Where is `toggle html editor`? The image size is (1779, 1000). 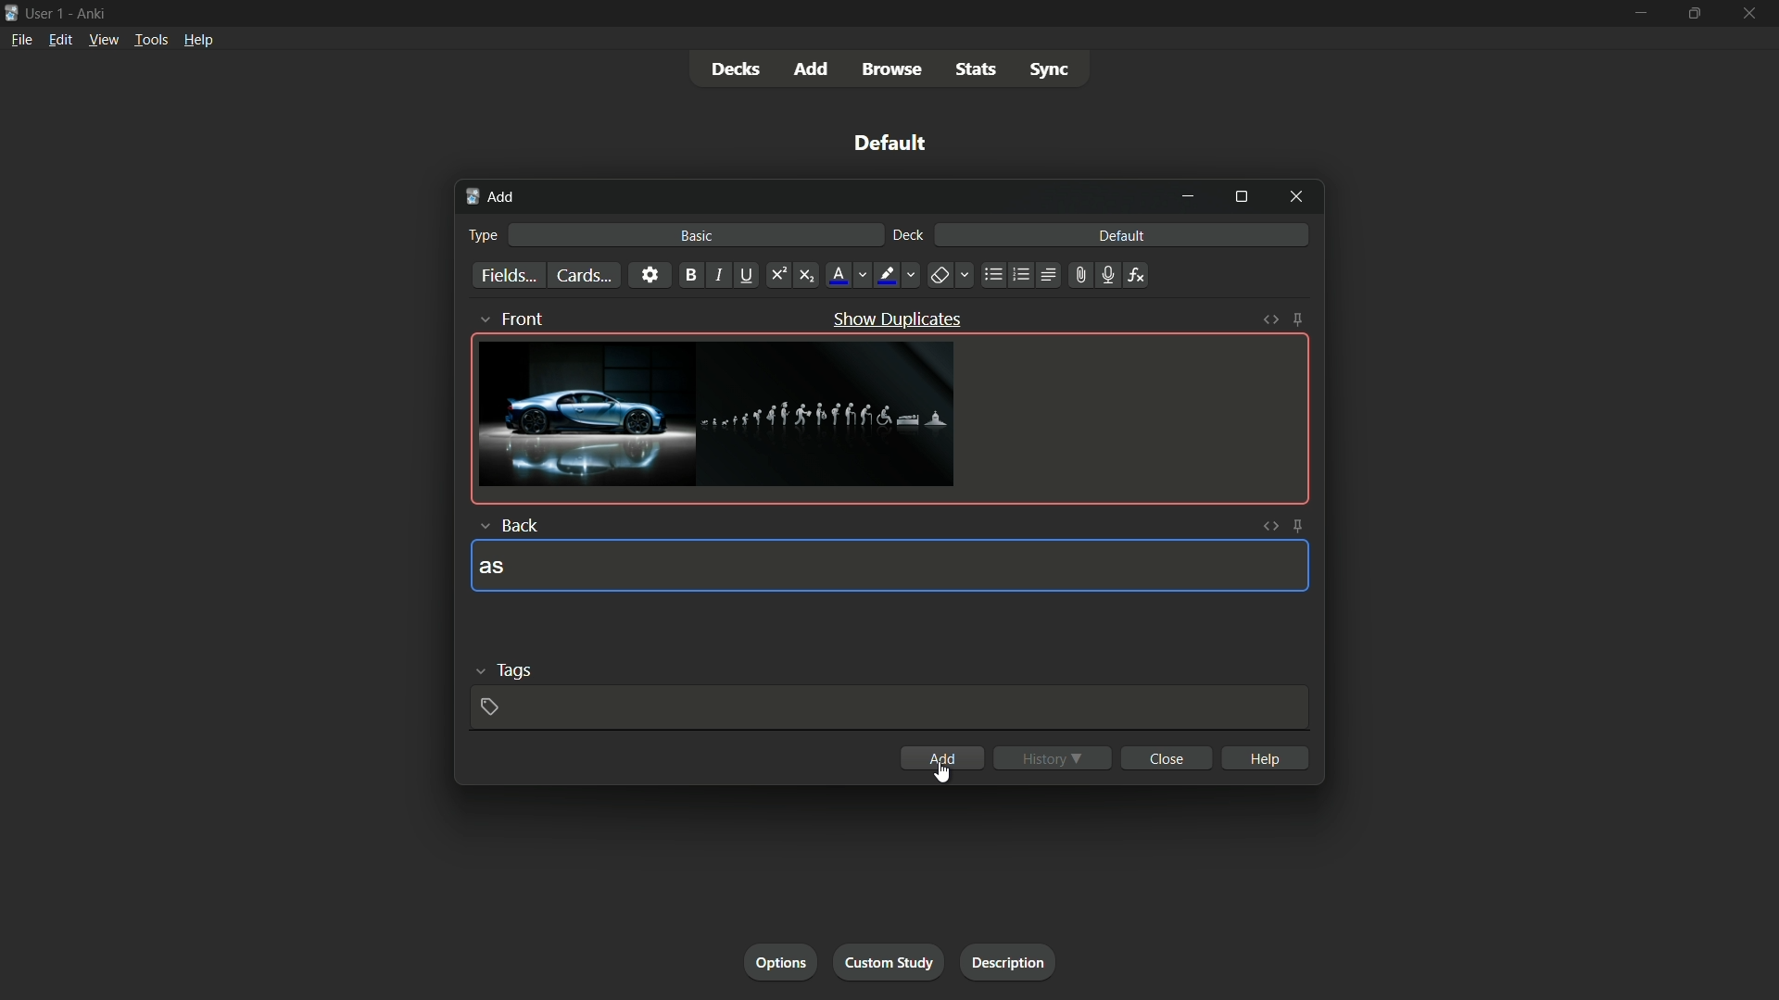 toggle html editor is located at coordinates (1269, 526).